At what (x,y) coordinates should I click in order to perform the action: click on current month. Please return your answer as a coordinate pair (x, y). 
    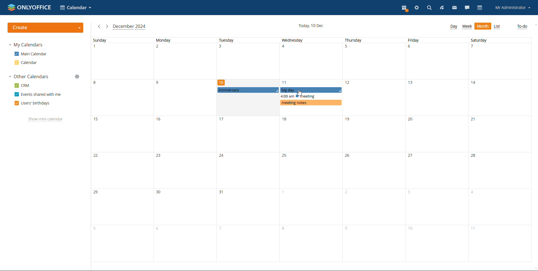
    Looking at the image, I should click on (129, 27).